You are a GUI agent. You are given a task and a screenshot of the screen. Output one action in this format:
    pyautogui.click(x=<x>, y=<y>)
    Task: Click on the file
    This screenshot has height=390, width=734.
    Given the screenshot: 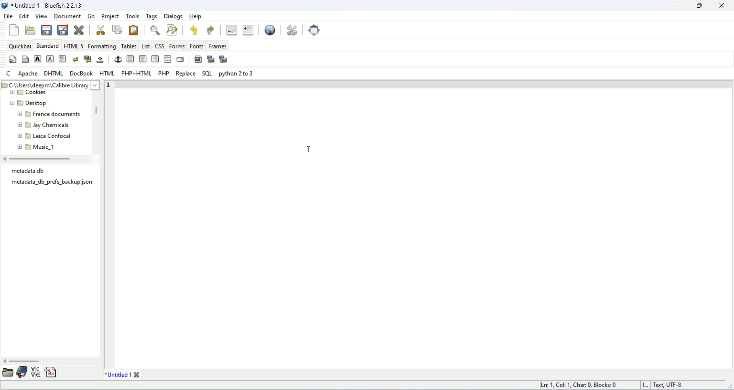 What is the action you would take?
    pyautogui.click(x=8, y=16)
    